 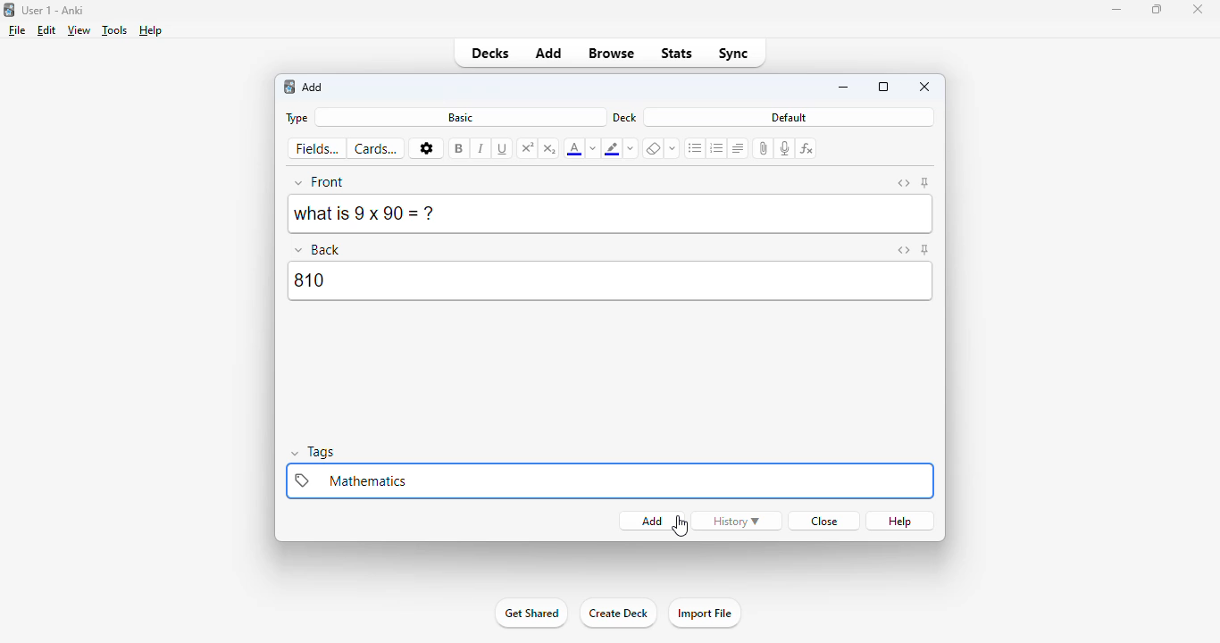 What do you see at coordinates (376, 148) in the screenshot?
I see `cards` at bounding box center [376, 148].